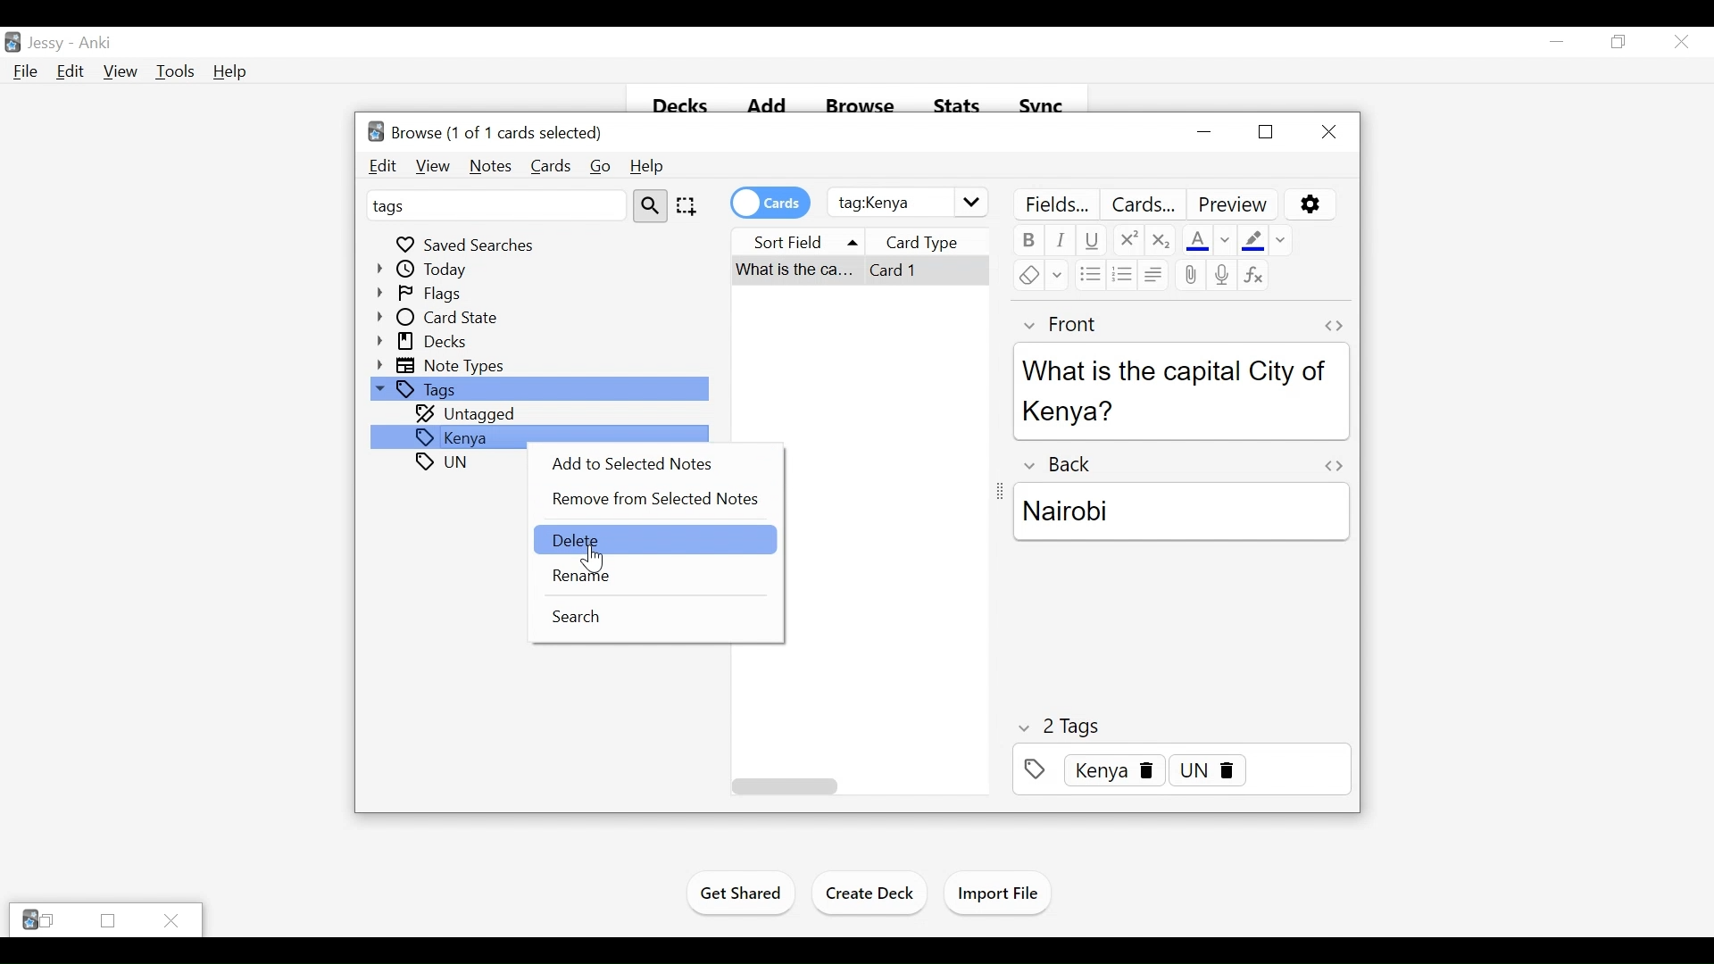 This screenshot has height=964, width=1714. What do you see at coordinates (651, 205) in the screenshot?
I see `search tool` at bounding box center [651, 205].